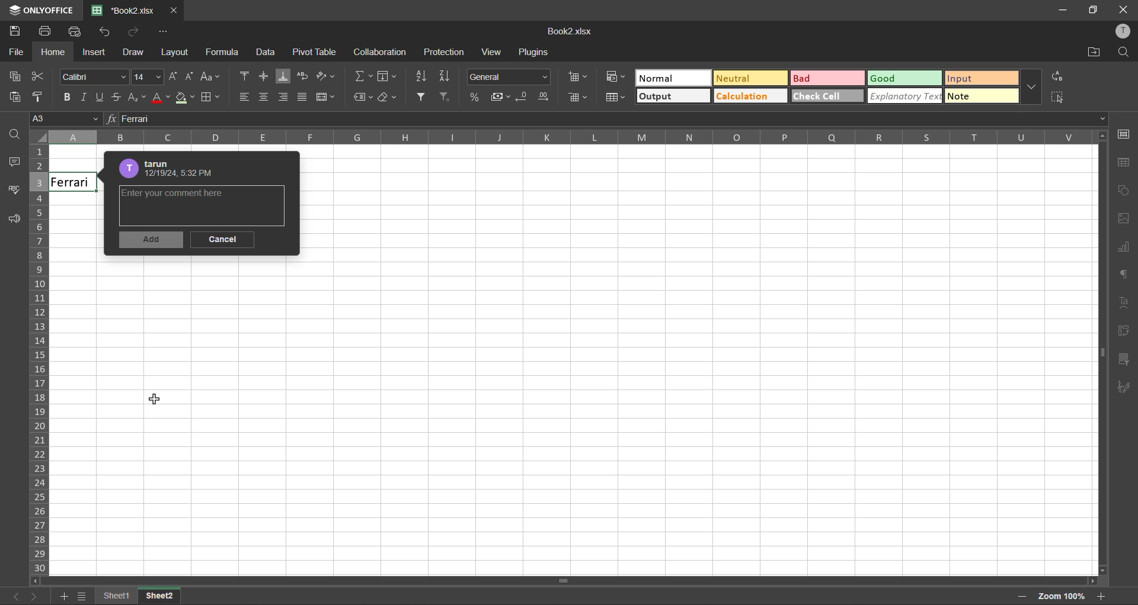 This screenshot has height=605, width=1138. Describe the element at coordinates (615, 76) in the screenshot. I see `conditional formatting` at that location.